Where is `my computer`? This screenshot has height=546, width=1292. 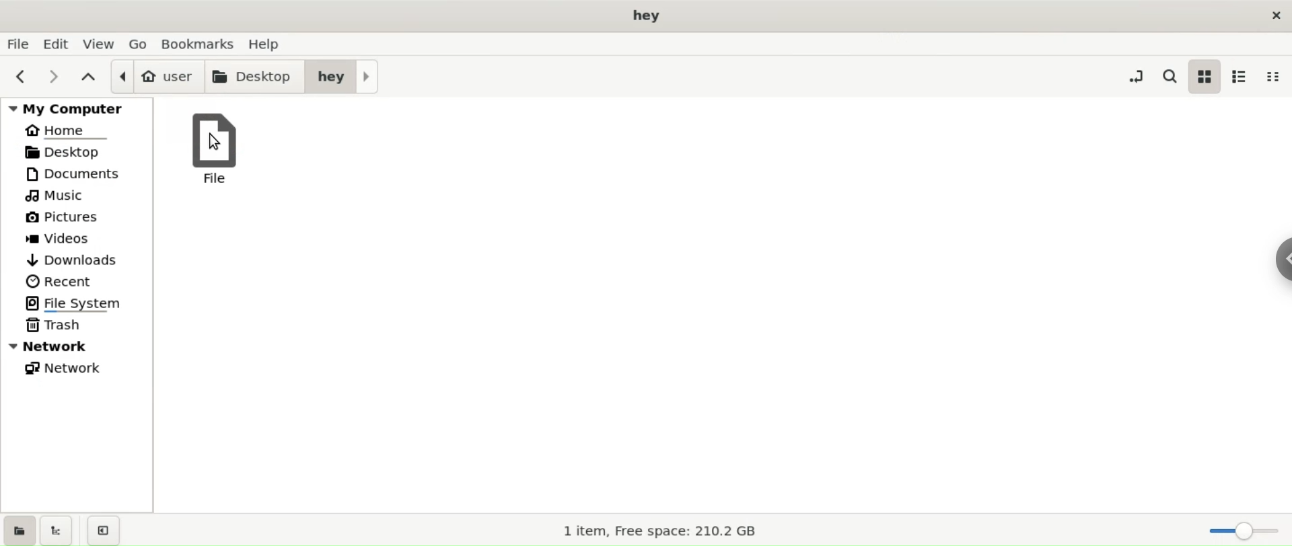
my computer is located at coordinates (77, 109).